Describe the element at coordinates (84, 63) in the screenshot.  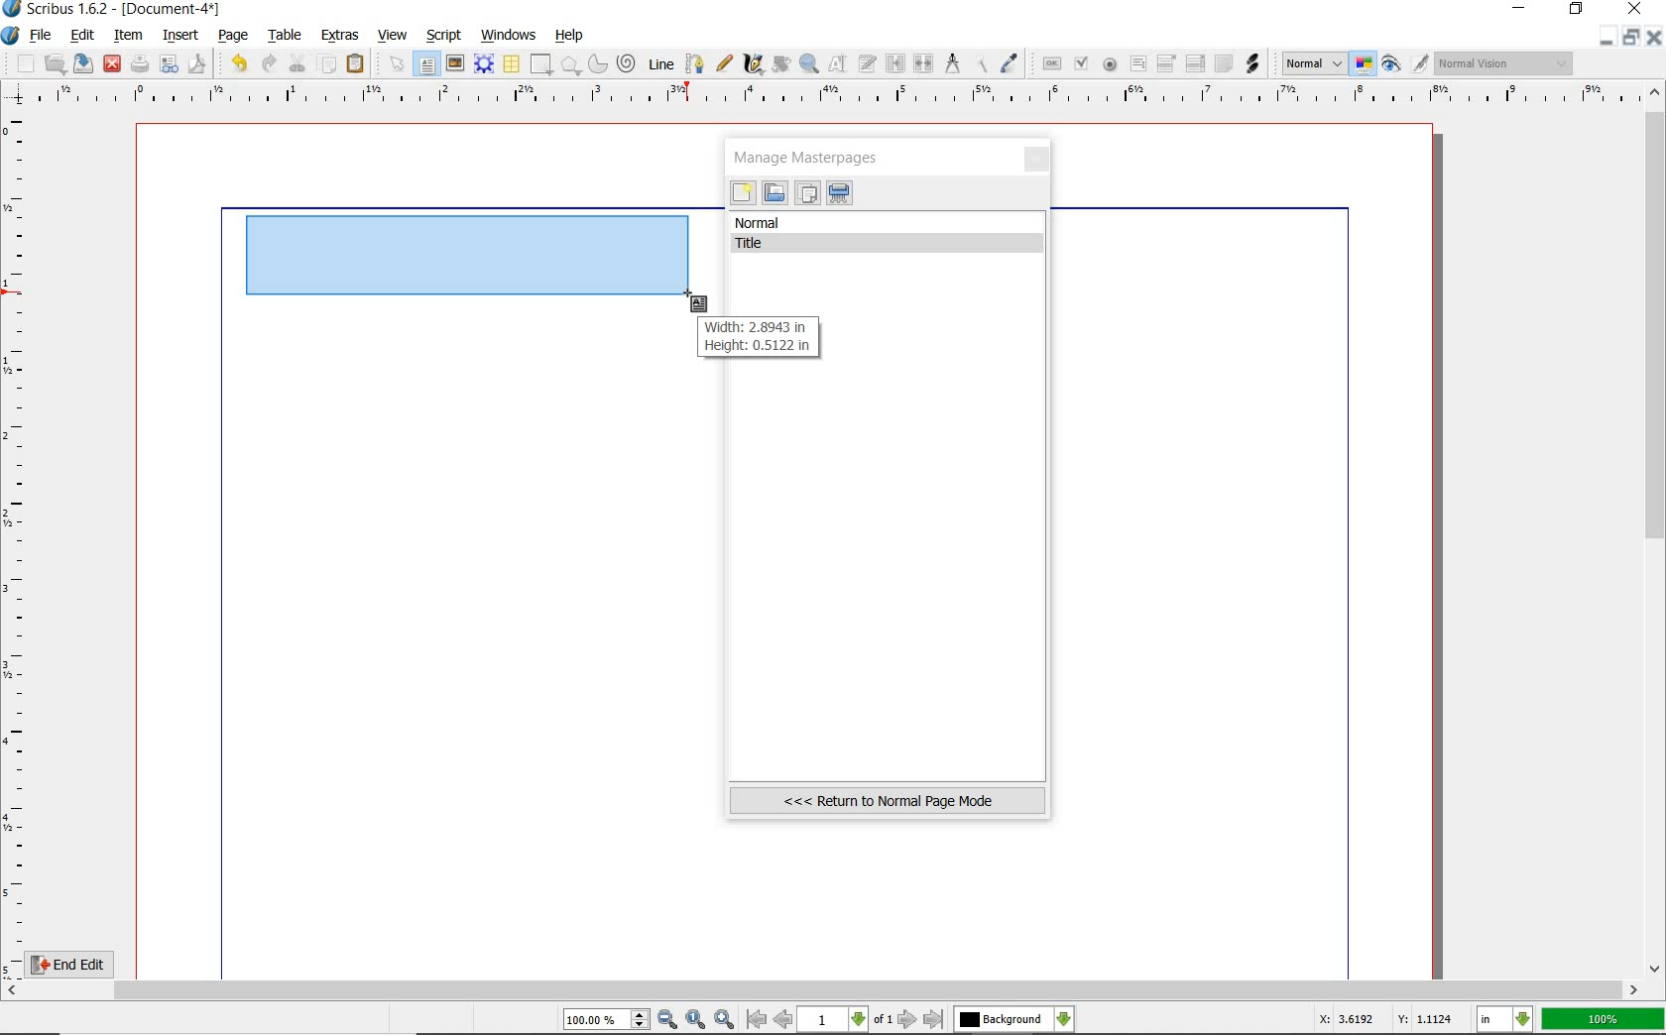
I see `save` at that location.